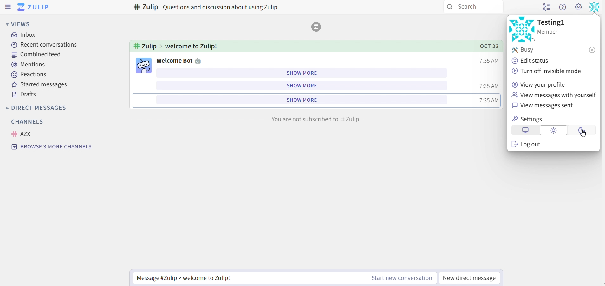  I want to click on start new conversation, so click(402, 277).